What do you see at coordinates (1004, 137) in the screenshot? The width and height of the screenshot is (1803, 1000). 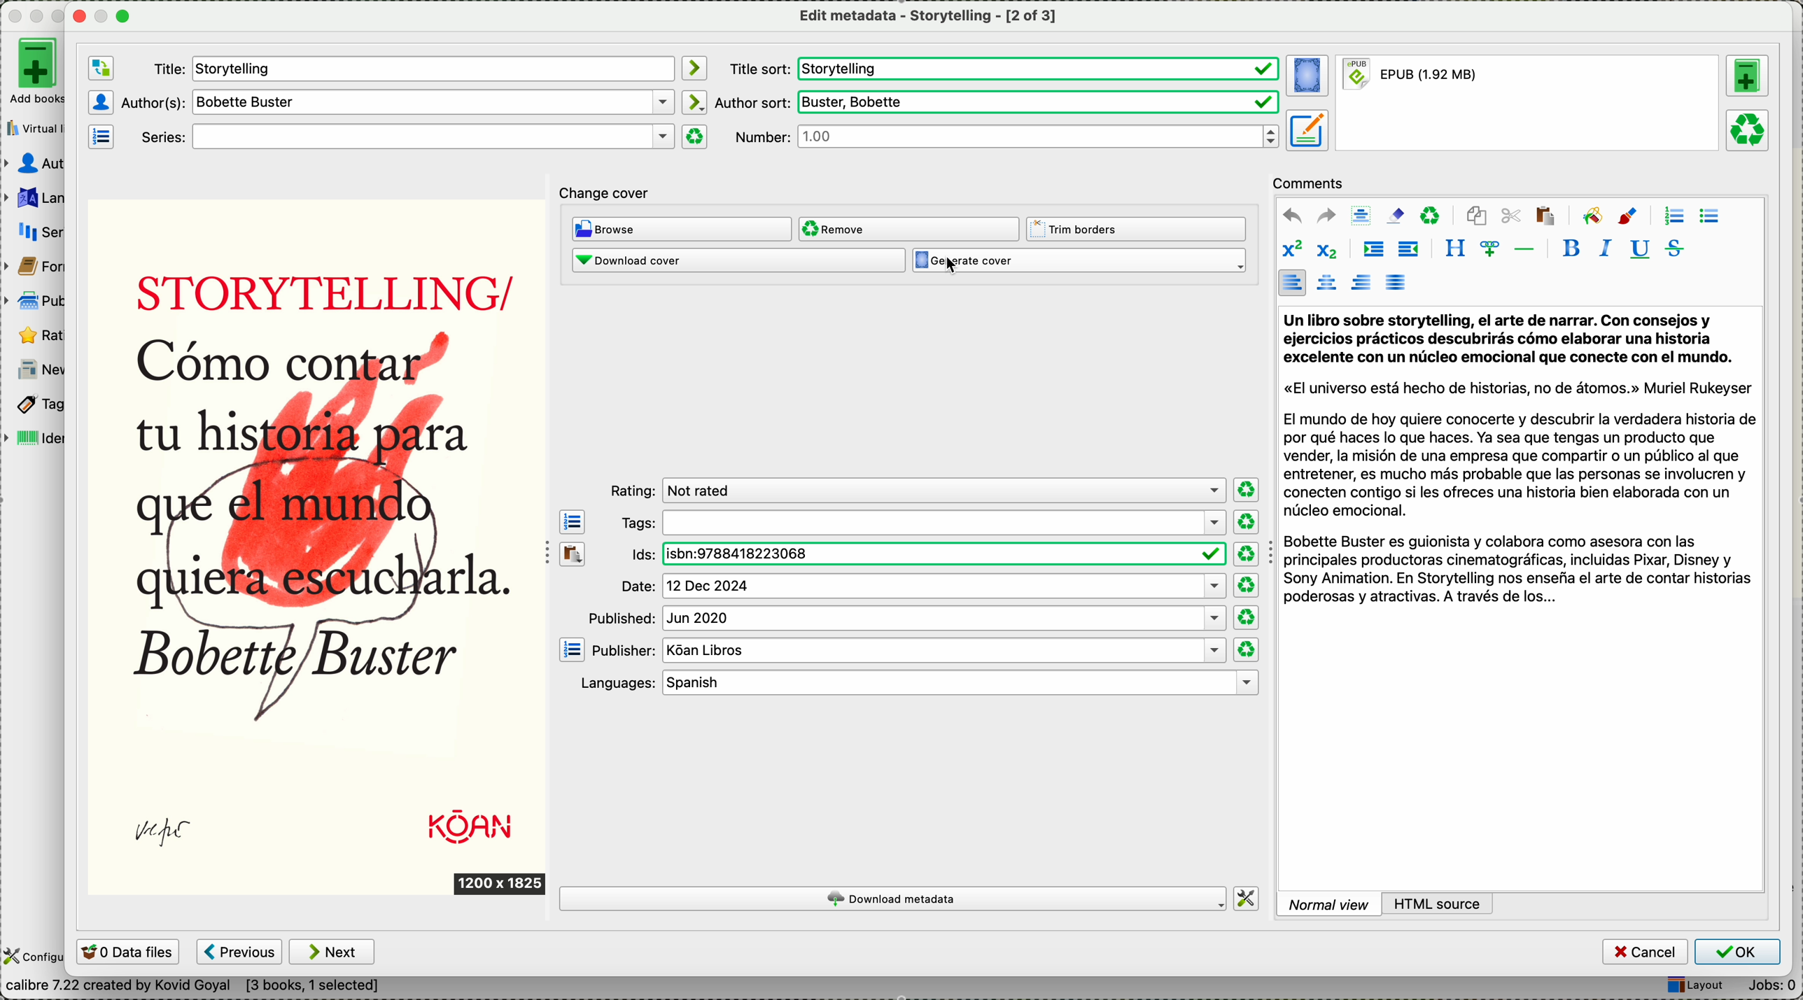 I see `number` at bounding box center [1004, 137].